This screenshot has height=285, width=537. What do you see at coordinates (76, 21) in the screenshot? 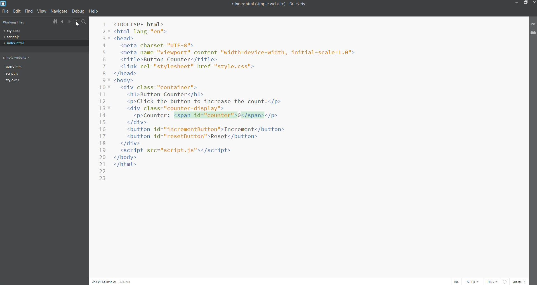
I see `split icon` at bounding box center [76, 21].